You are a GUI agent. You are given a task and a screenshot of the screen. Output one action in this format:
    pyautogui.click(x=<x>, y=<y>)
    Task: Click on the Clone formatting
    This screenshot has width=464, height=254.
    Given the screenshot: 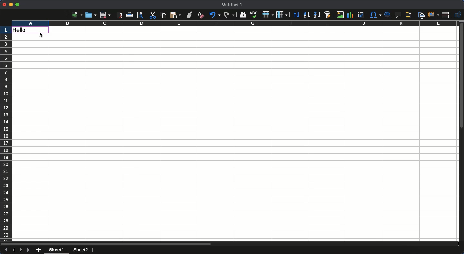 What is the action you would take?
    pyautogui.click(x=190, y=15)
    